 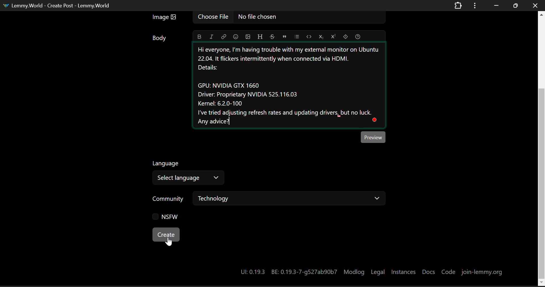 What do you see at coordinates (223, 36) in the screenshot?
I see `Link` at bounding box center [223, 36].